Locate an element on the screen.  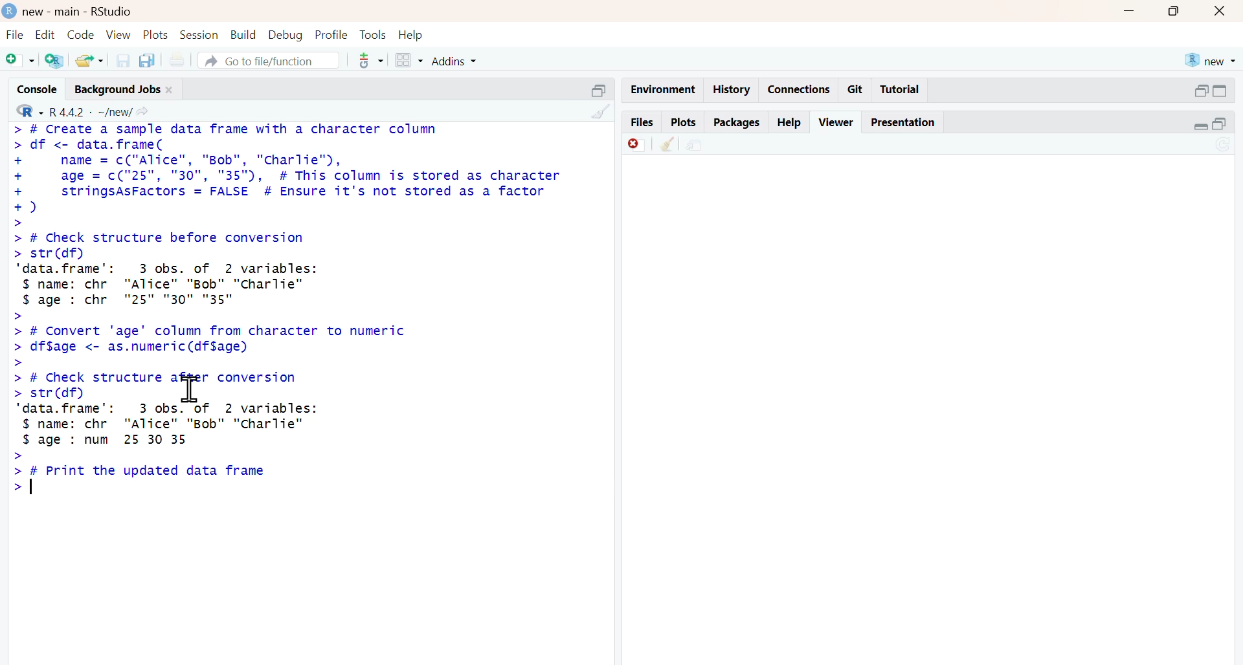
 is located at coordinates (600, 91).